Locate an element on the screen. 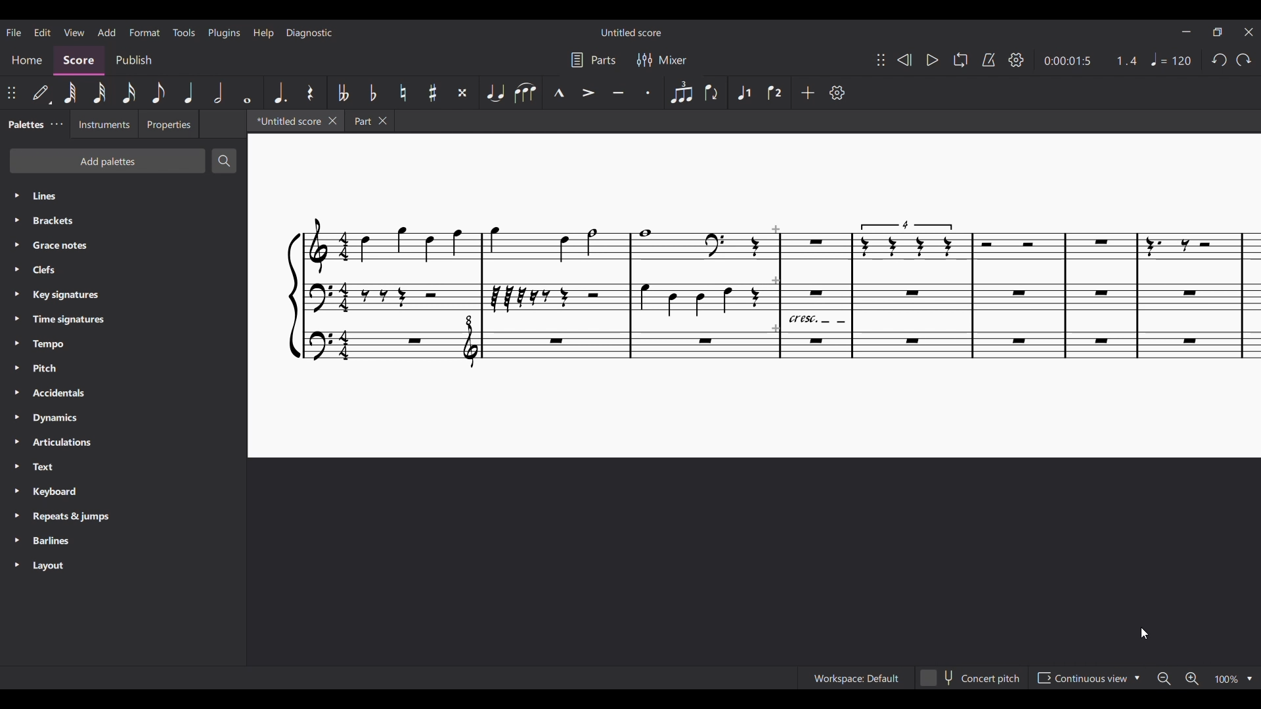 This screenshot has height=709, width=1261. Earlier tab is located at coordinates (370, 121).